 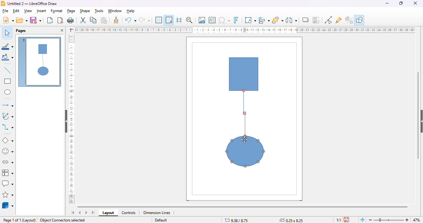 What do you see at coordinates (72, 119) in the screenshot?
I see `ruler` at bounding box center [72, 119].